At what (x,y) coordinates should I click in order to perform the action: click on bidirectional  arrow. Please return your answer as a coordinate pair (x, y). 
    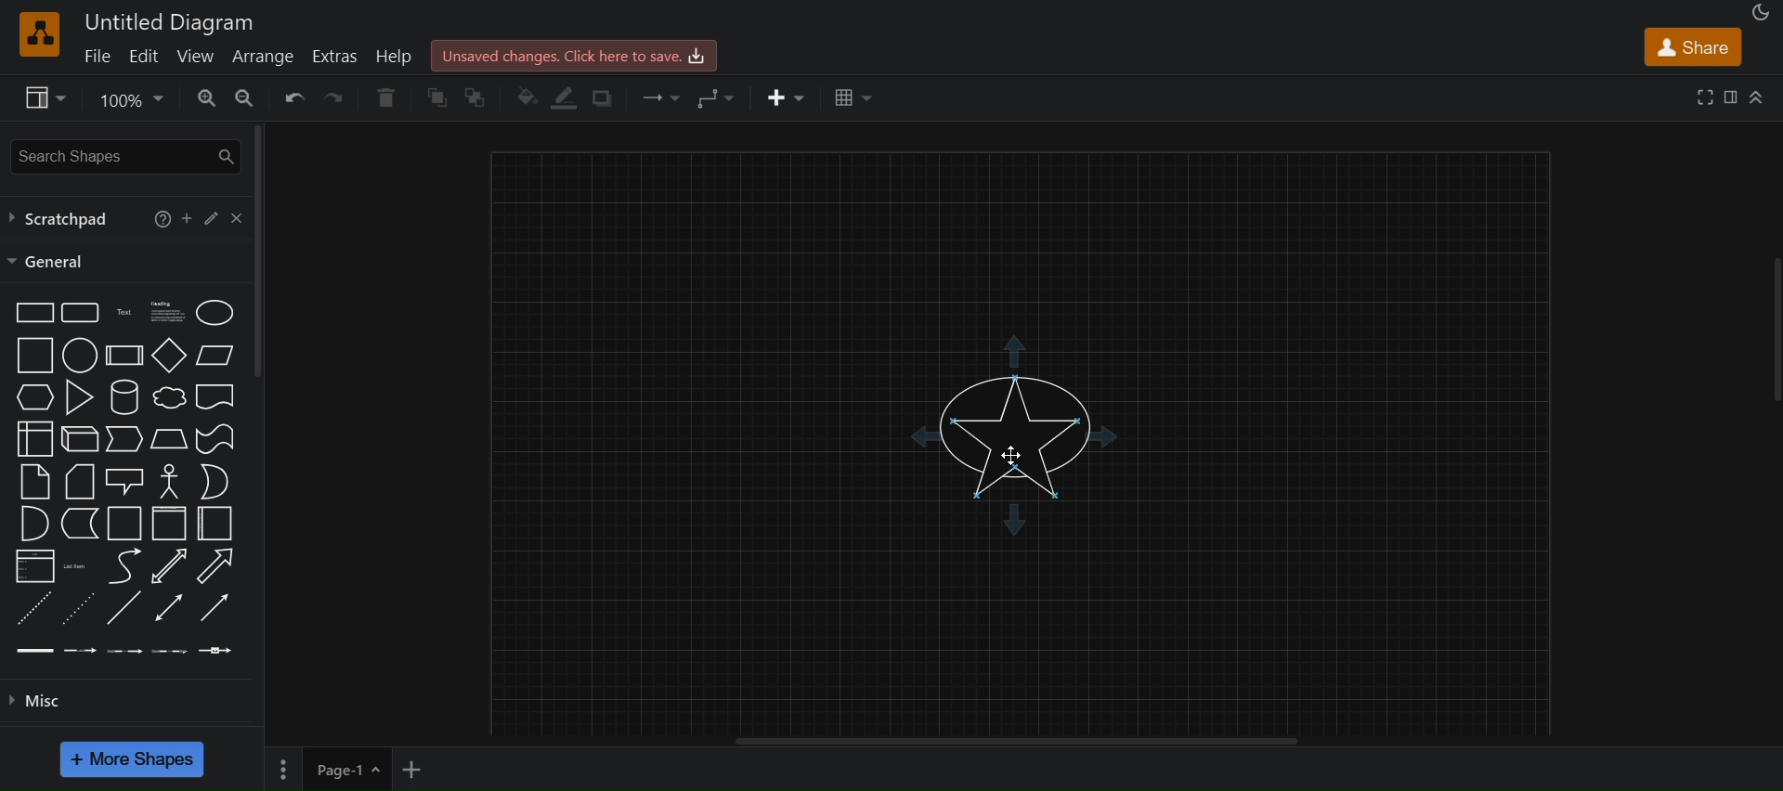
    Looking at the image, I should click on (168, 564).